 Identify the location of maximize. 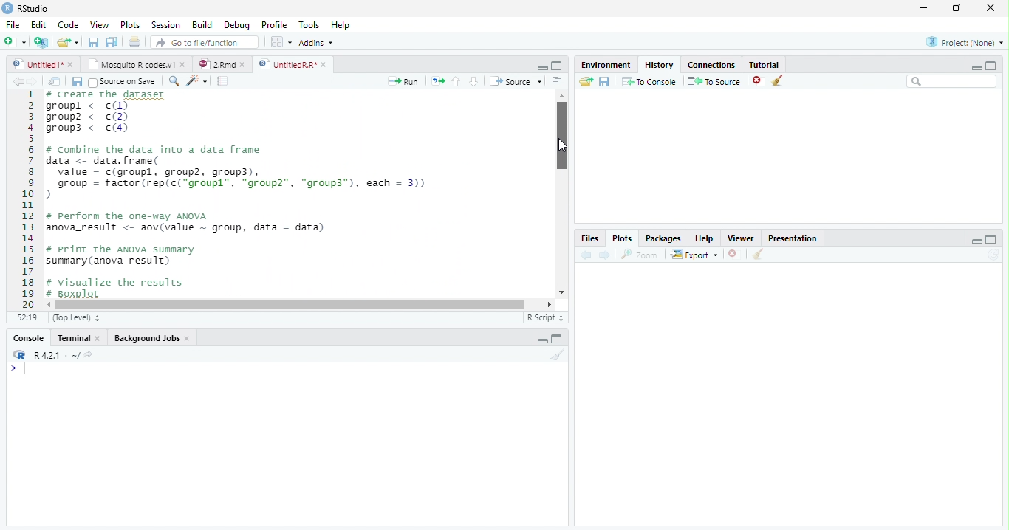
(993, 65).